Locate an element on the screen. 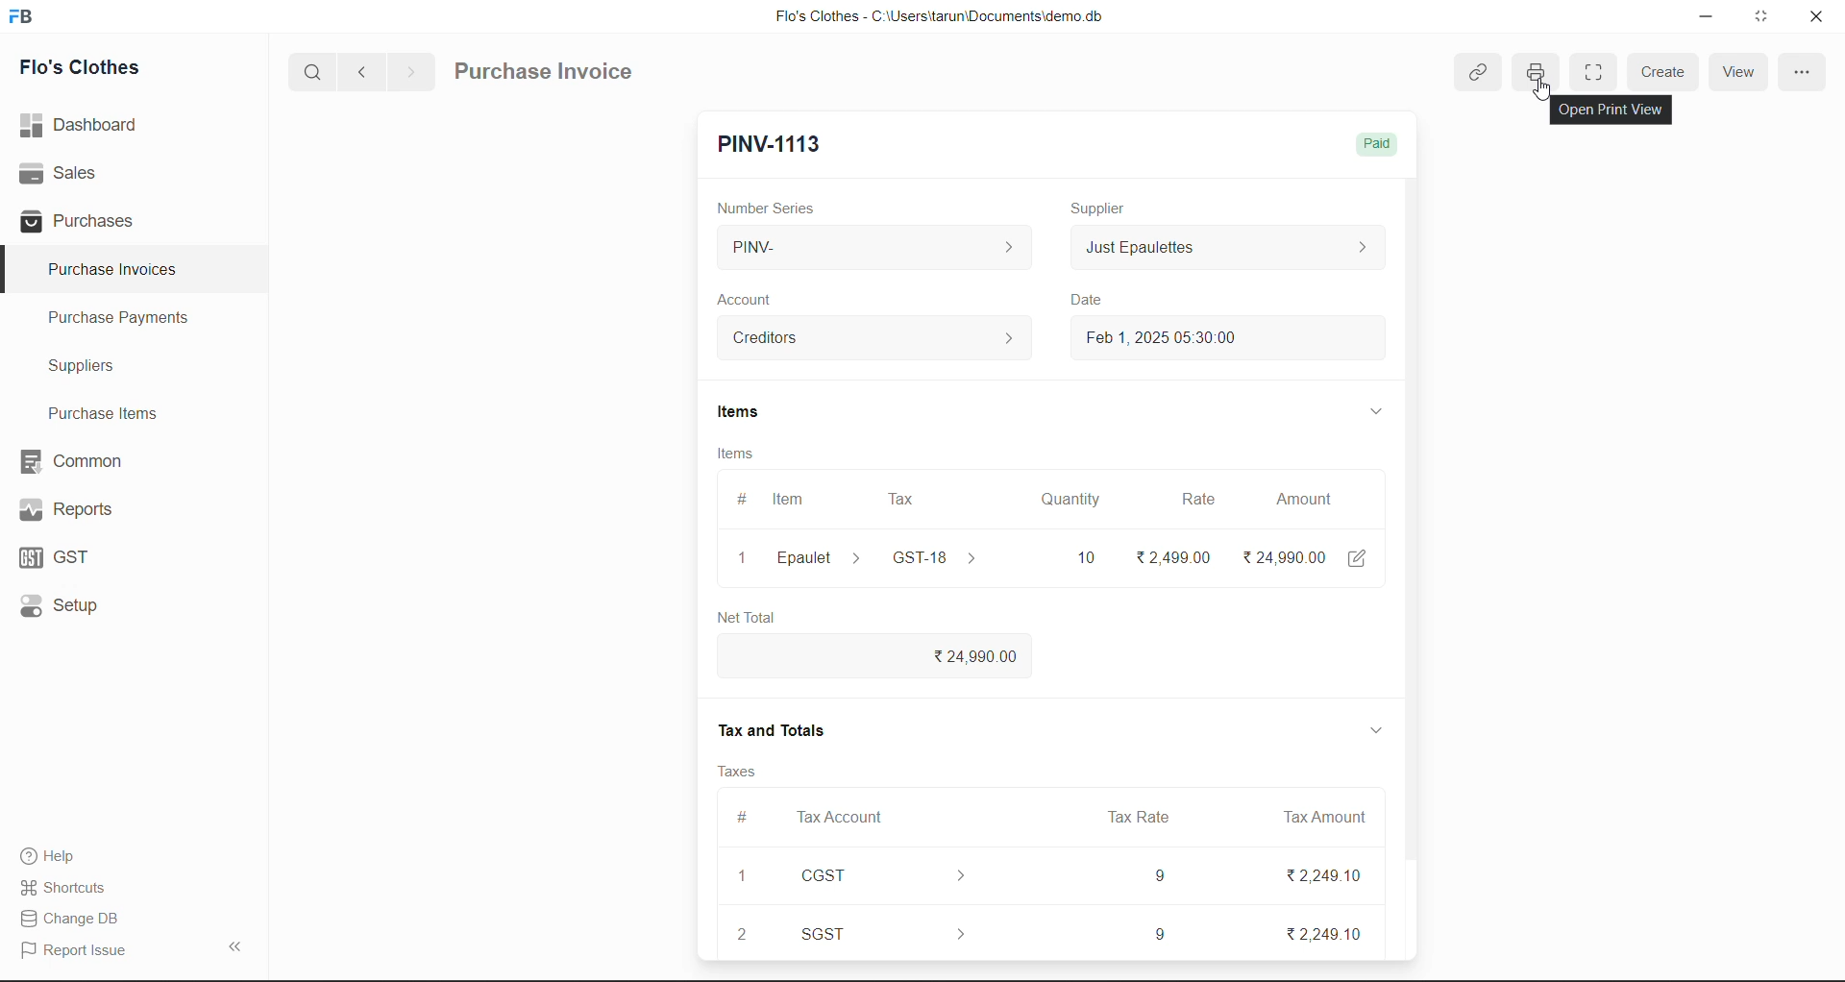 Image resolution: width=1845 pixels, height=982 pixels. close is located at coordinates (1815, 20).